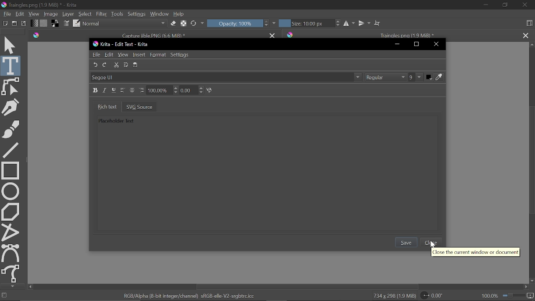  Describe the element at coordinates (96, 54) in the screenshot. I see `File` at that location.